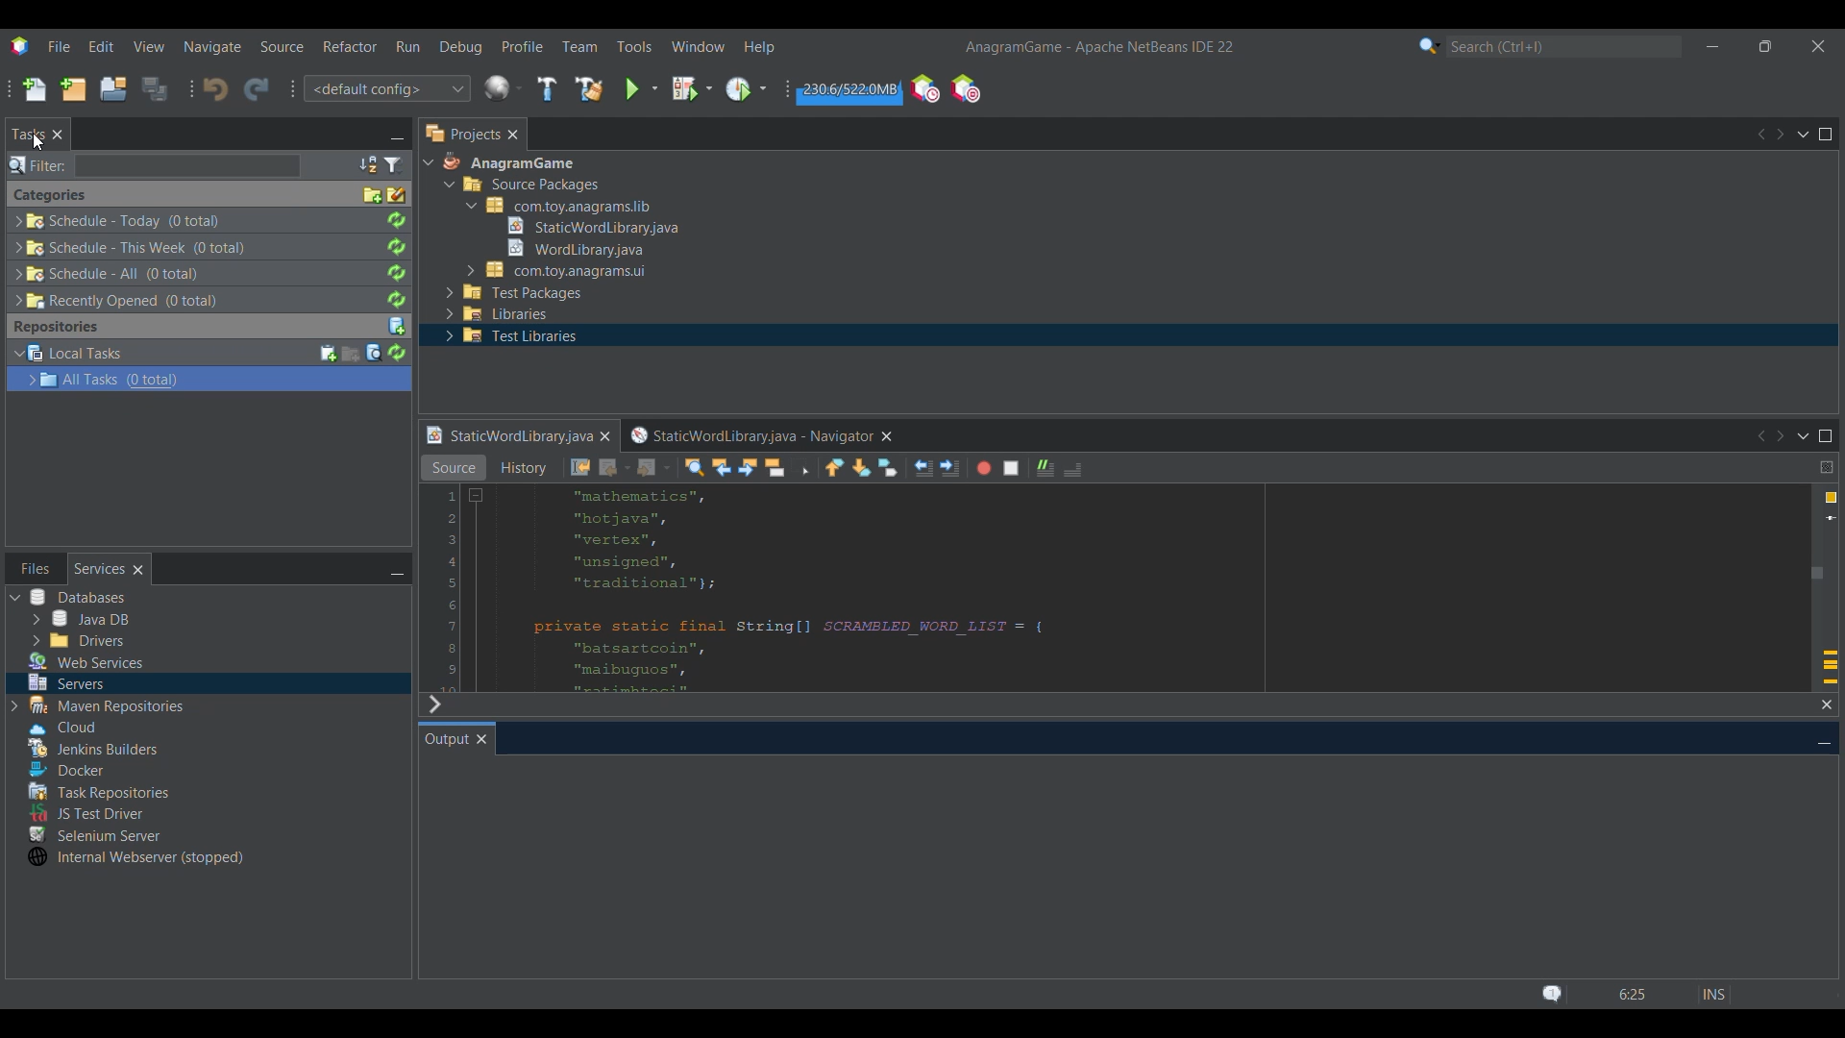 This screenshot has width=1845, height=1038. What do you see at coordinates (81, 618) in the screenshot?
I see `` at bounding box center [81, 618].